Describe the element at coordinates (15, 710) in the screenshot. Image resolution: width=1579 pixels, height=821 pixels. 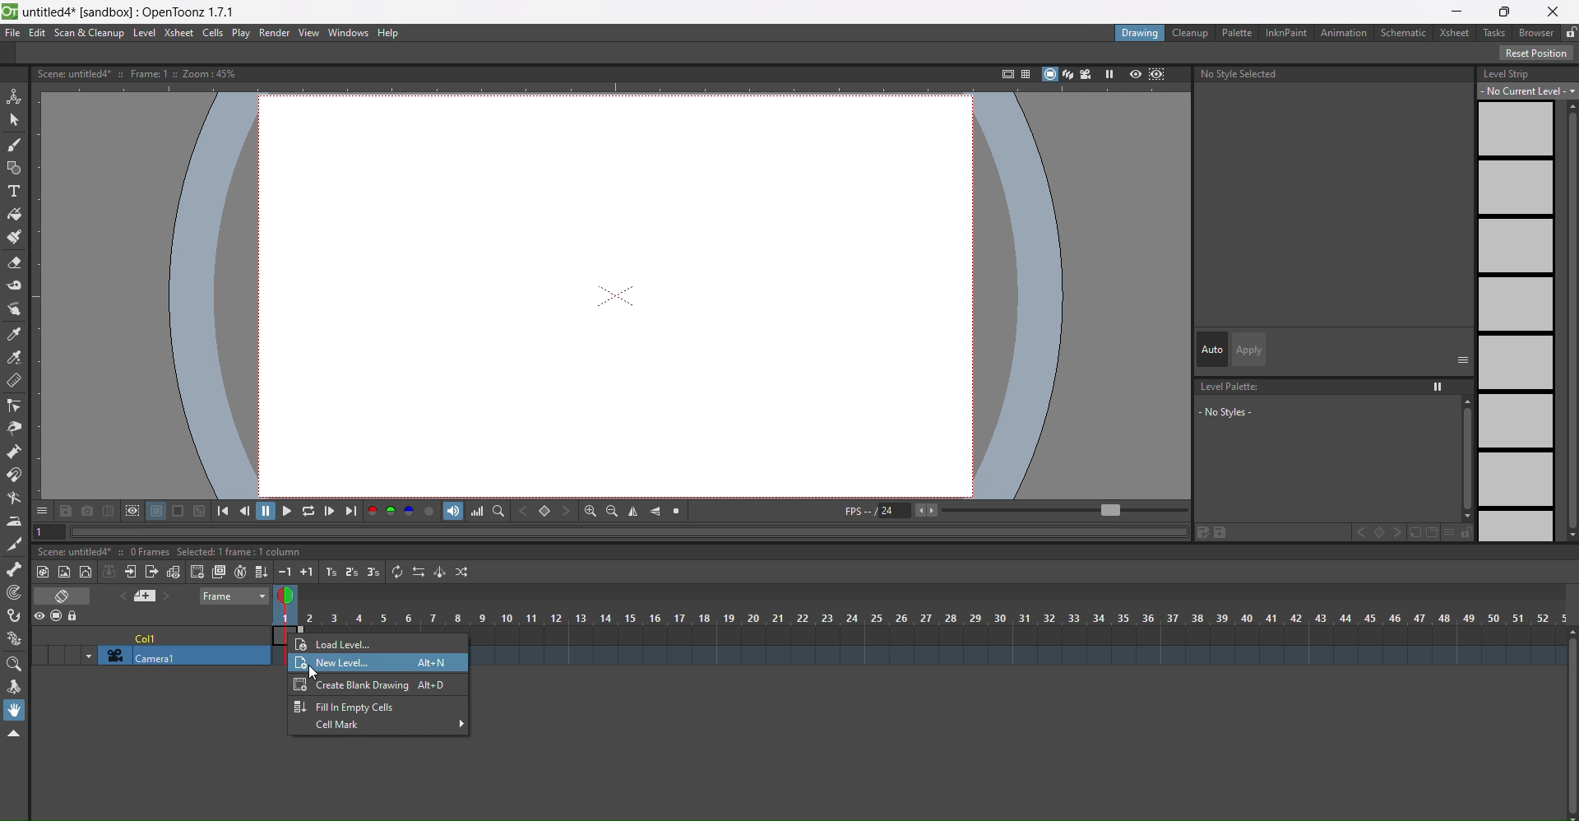
I see `hand tool` at that location.